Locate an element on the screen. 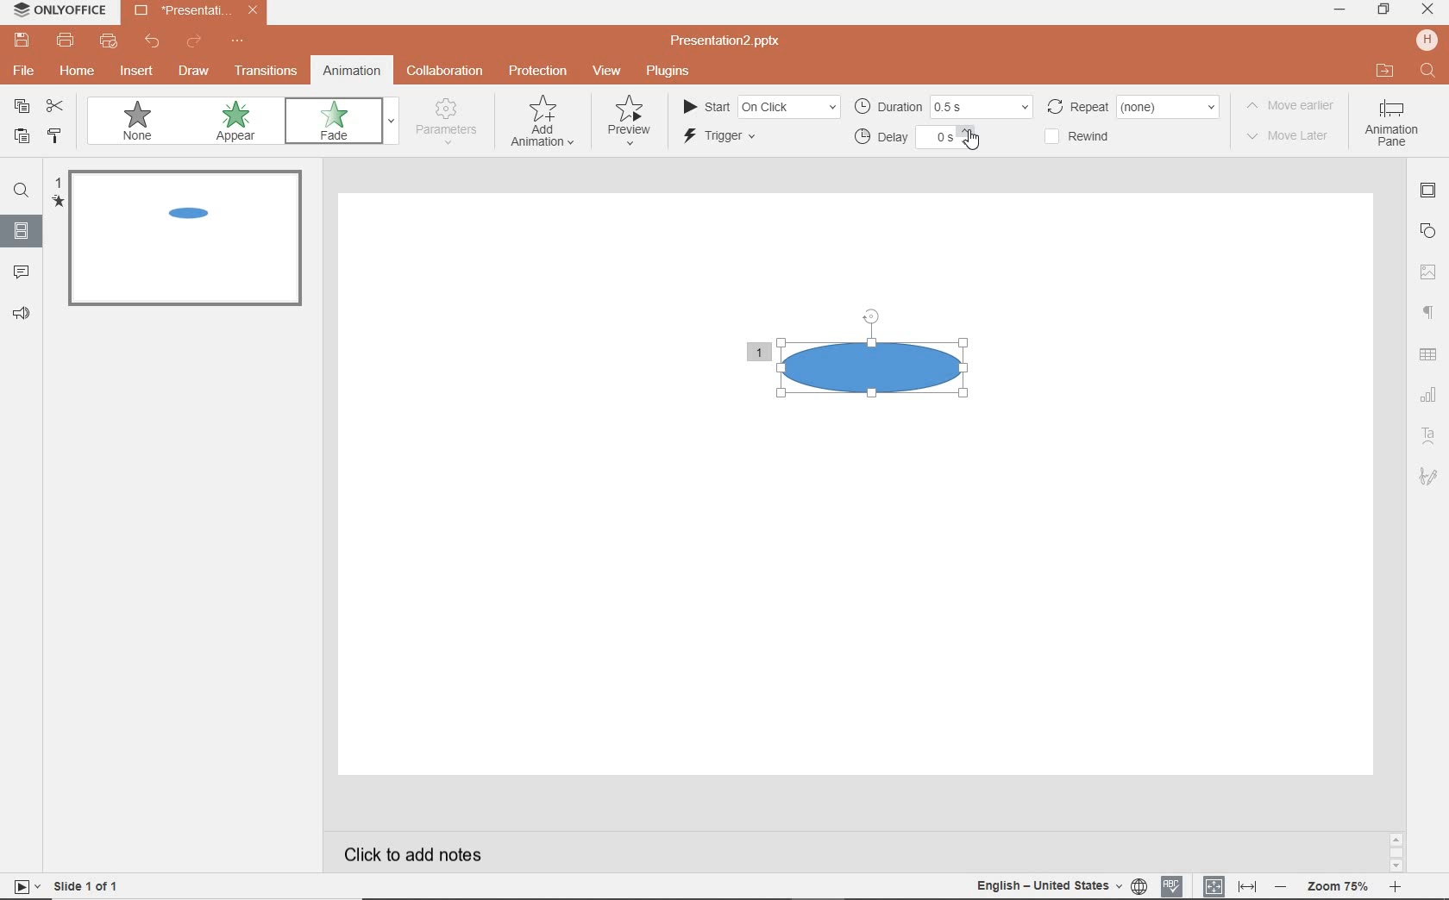 This screenshot has width=1449, height=900. CURSOR is located at coordinates (970, 140).